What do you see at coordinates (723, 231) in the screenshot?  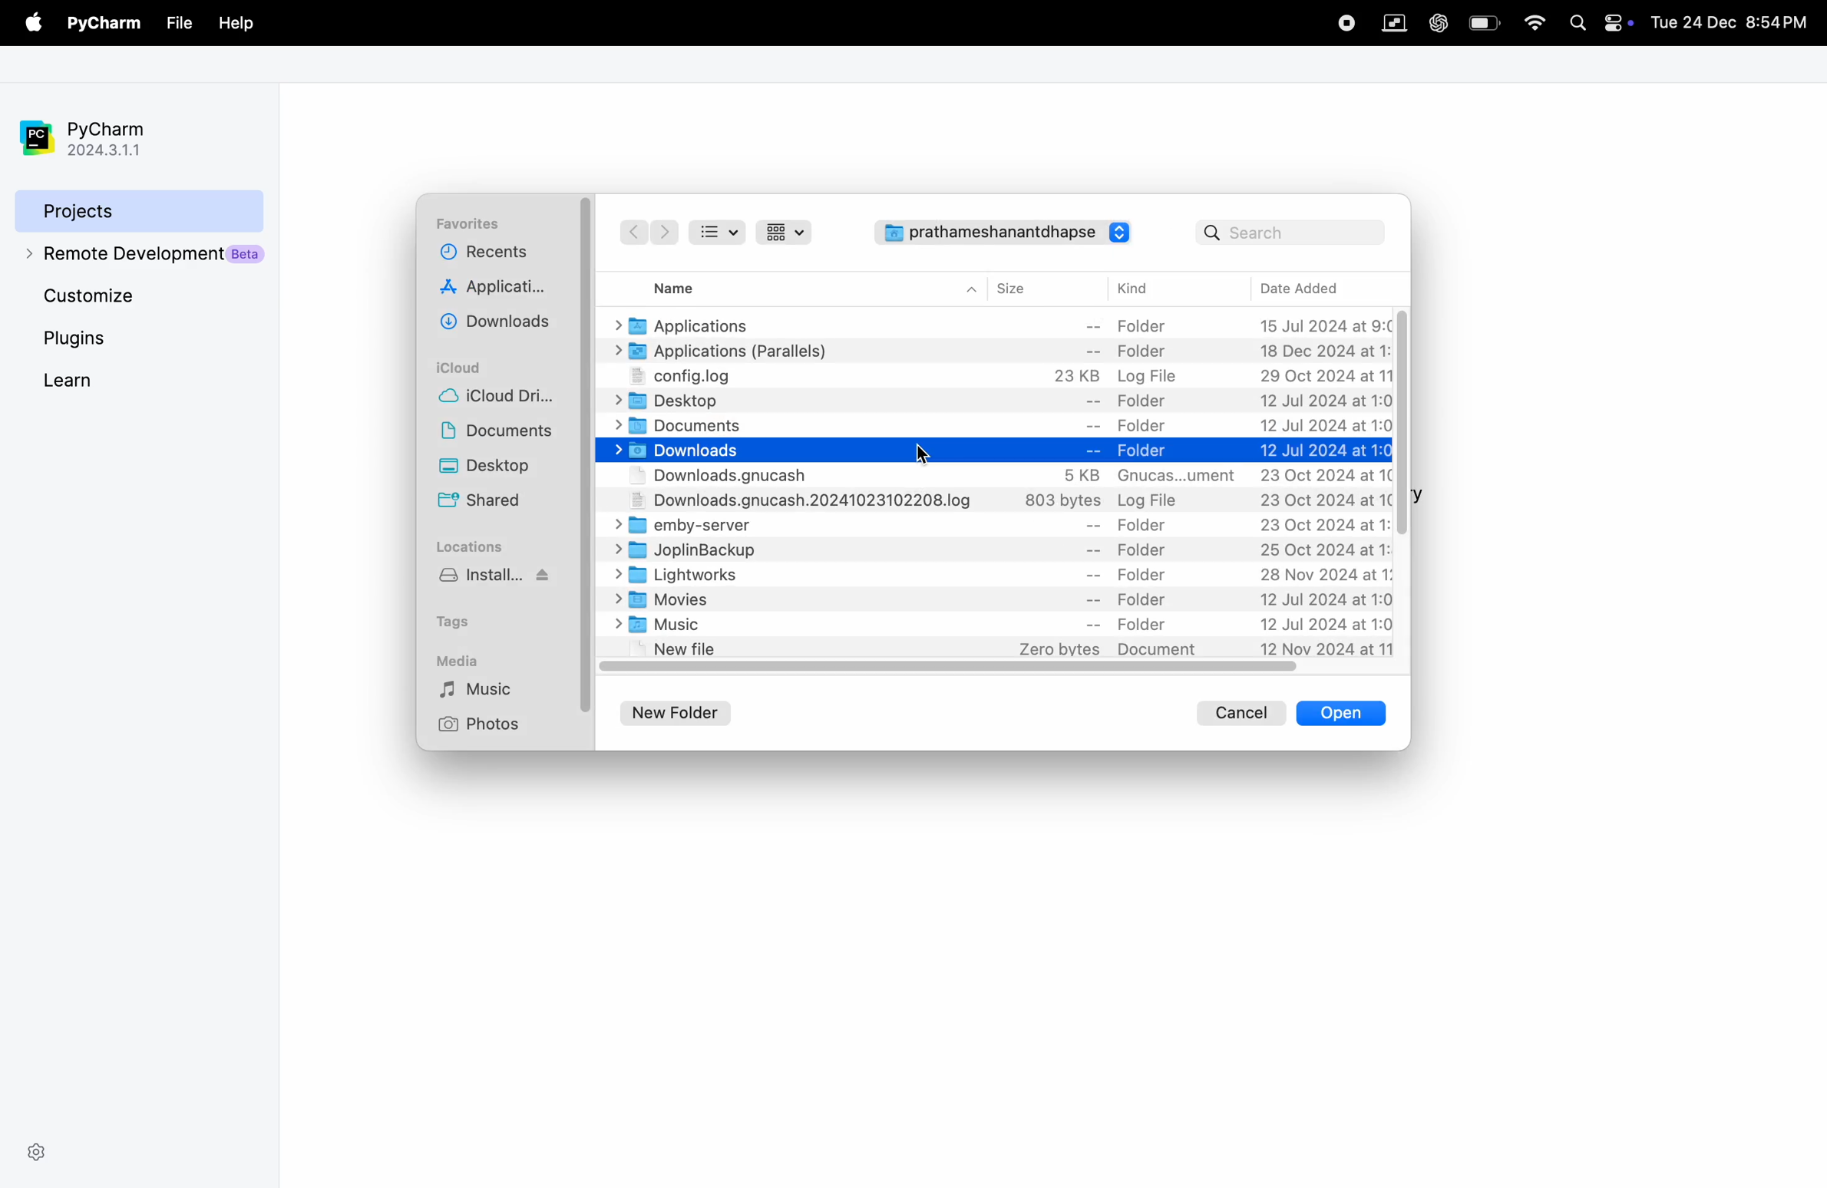 I see `list view` at bounding box center [723, 231].